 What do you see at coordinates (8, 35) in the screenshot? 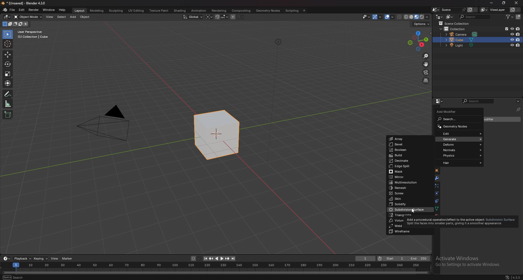
I see `selector` at bounding box center [8, 35].